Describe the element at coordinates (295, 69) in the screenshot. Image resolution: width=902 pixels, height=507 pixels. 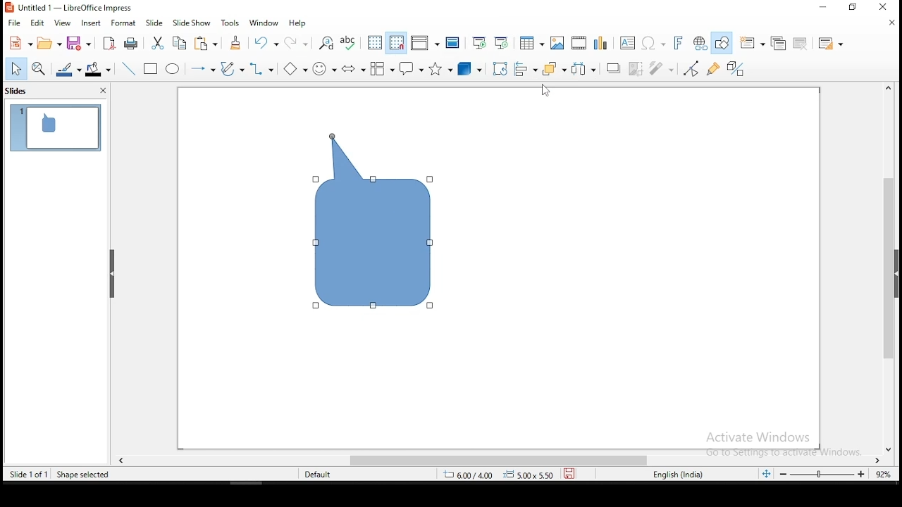
I see `basic shapes` at that location.